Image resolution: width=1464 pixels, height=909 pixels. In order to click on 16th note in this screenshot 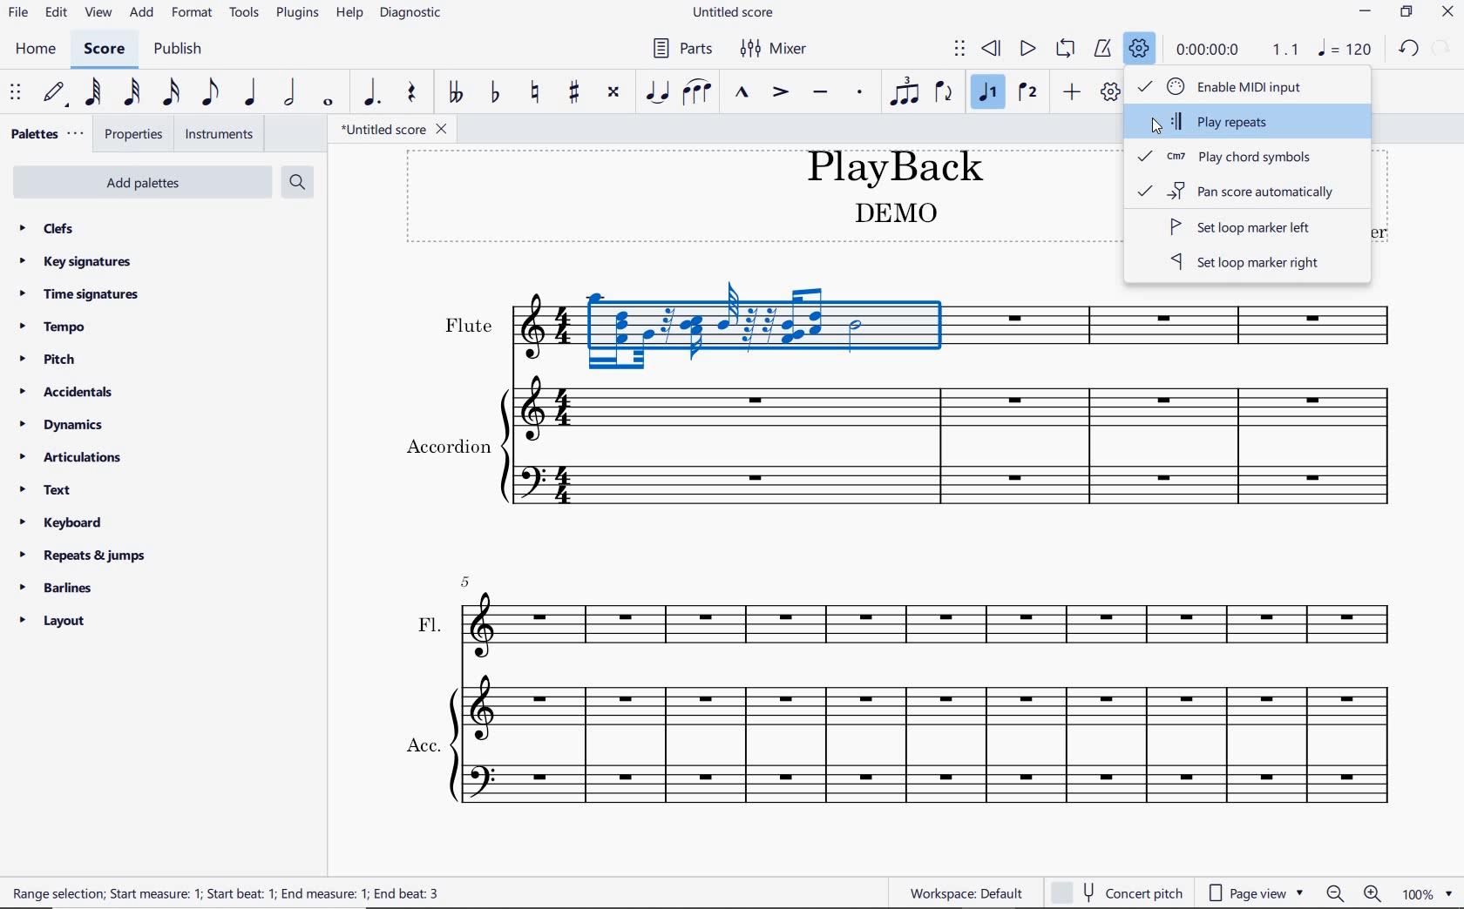, I will do `click(172, 95)`.